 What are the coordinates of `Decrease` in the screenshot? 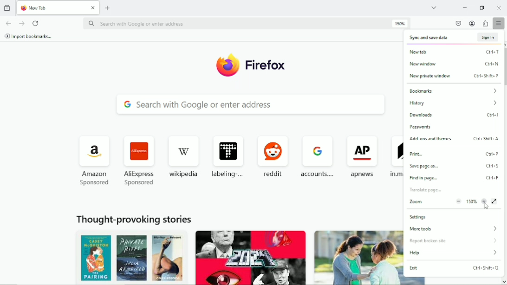 It's located at (458, 201).